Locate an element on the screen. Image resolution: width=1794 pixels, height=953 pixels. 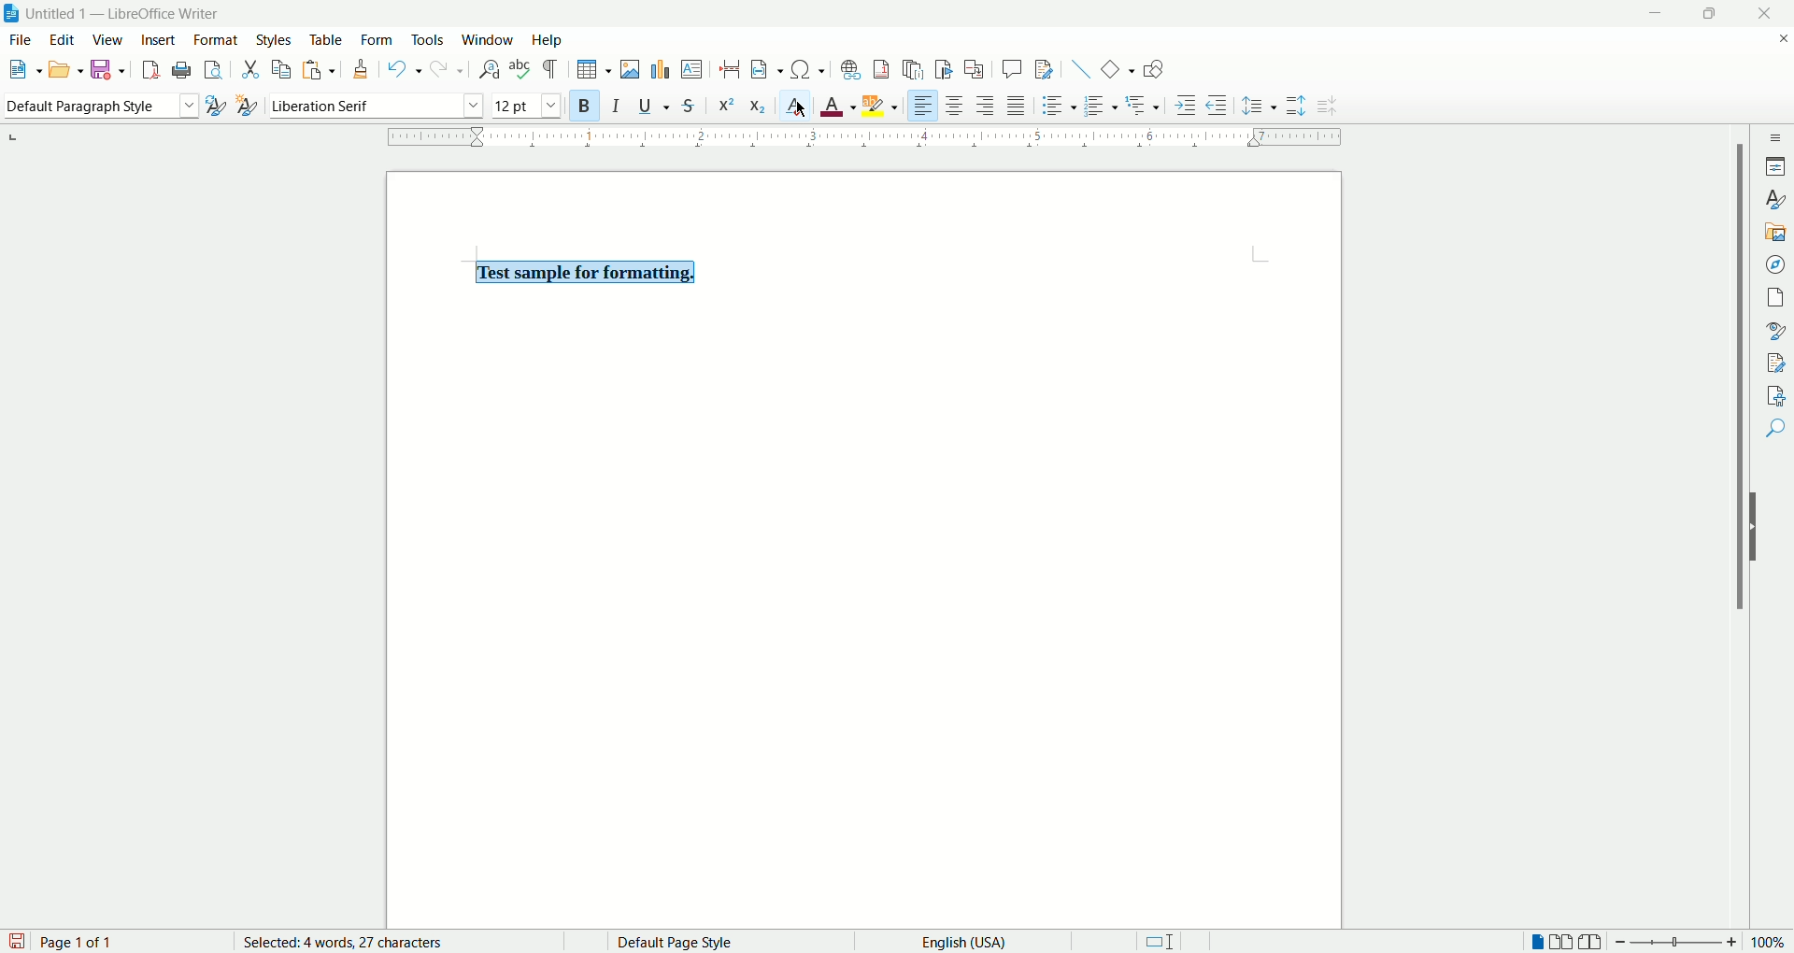
tools is located at coordinates (428, 39).